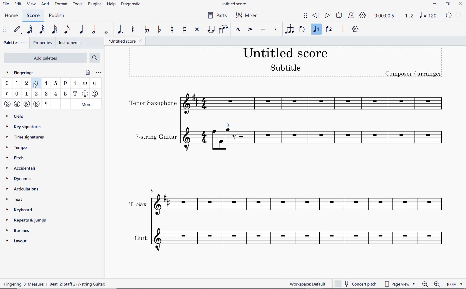  Describe the element at coordinates (87, 104) in the screenshot. I see `more` at that location.